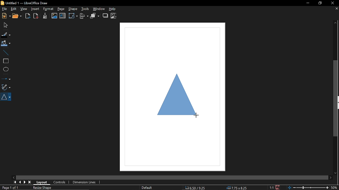 The height and width of the screenshot is (190, 339). What do you see at coordinates (336, 23) in the screenshot?
I see `Move up` at bounding box center [336, 23].